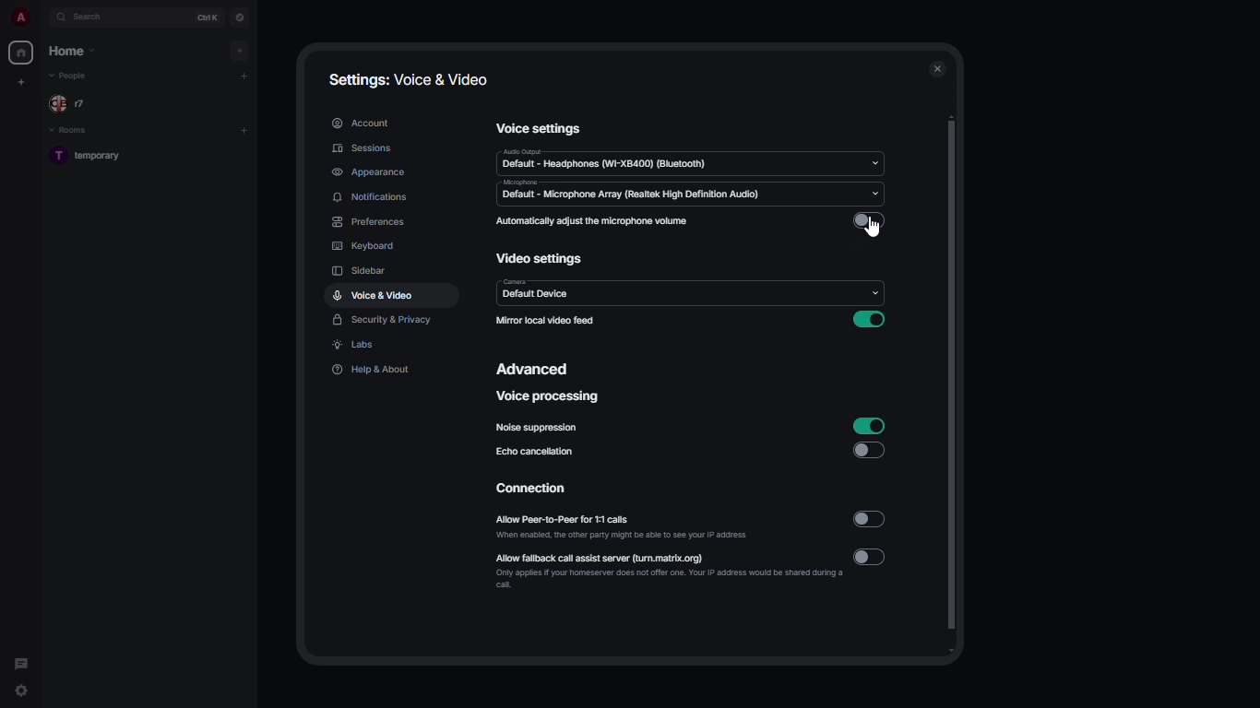  I want to click on create new space, so click(22, 81).